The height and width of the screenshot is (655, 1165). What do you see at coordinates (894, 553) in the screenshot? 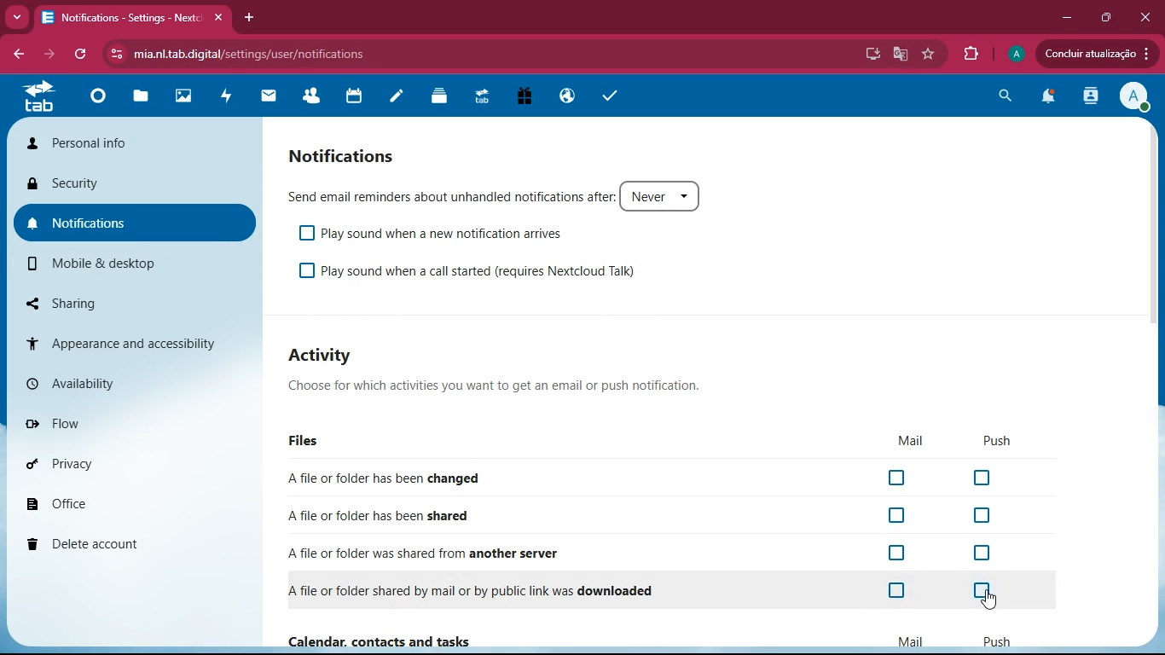
I see `off` at bounding box center [894, 553].